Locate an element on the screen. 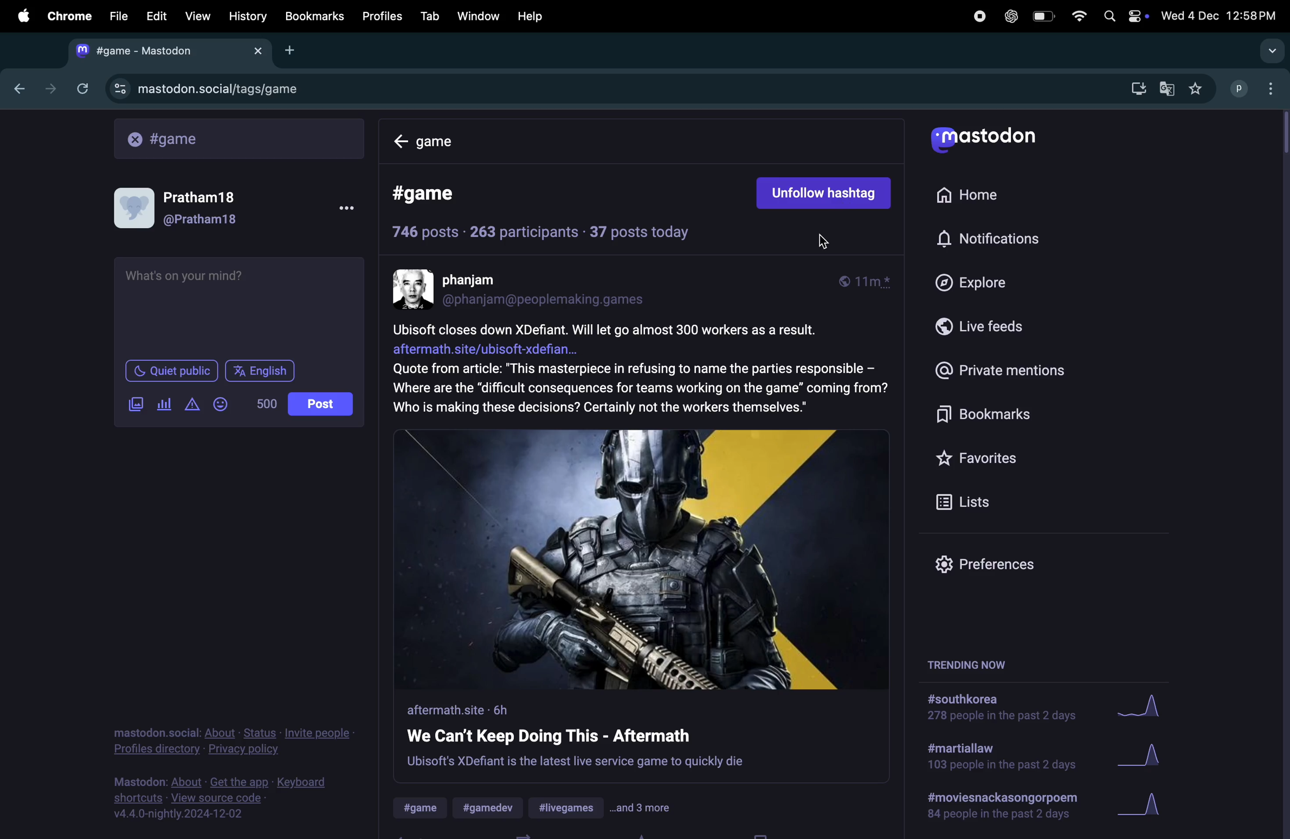 This screenshot has width=1290, height=839. apple enu is located at coordinates (21, 15).